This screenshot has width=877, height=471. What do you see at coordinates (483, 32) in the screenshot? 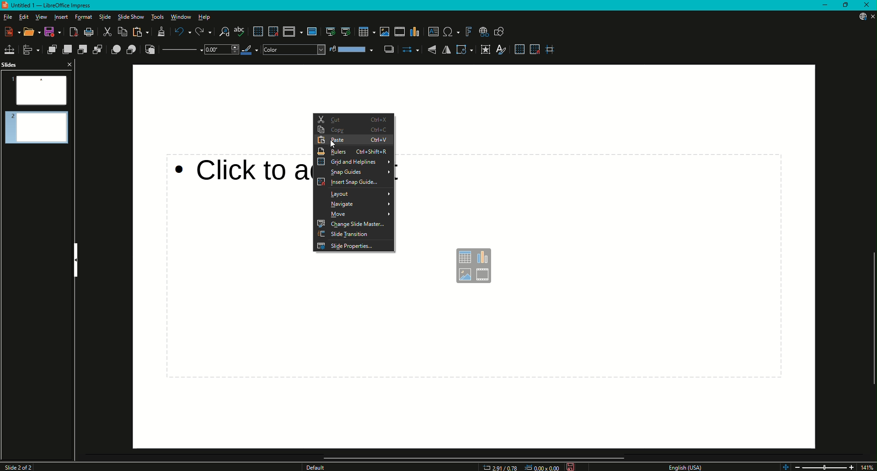
I see `Show Draw Function` at bounding box center [483, 32].